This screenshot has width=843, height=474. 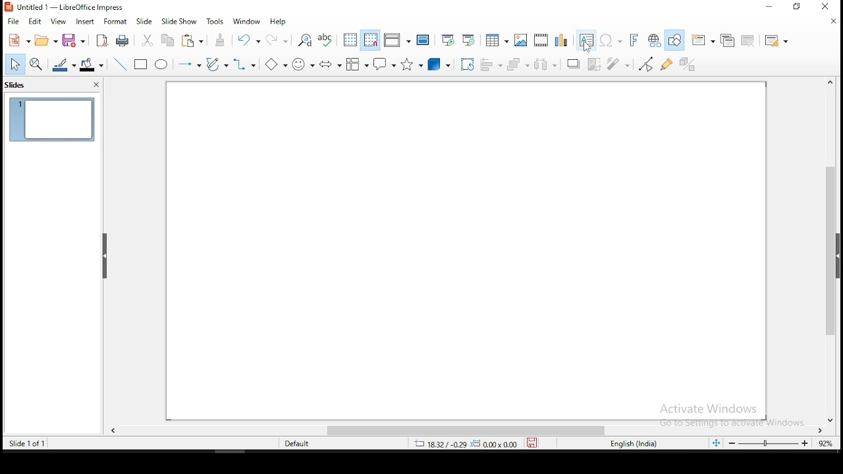 I want to click on symbol shapes, so click(x=304, y=63).